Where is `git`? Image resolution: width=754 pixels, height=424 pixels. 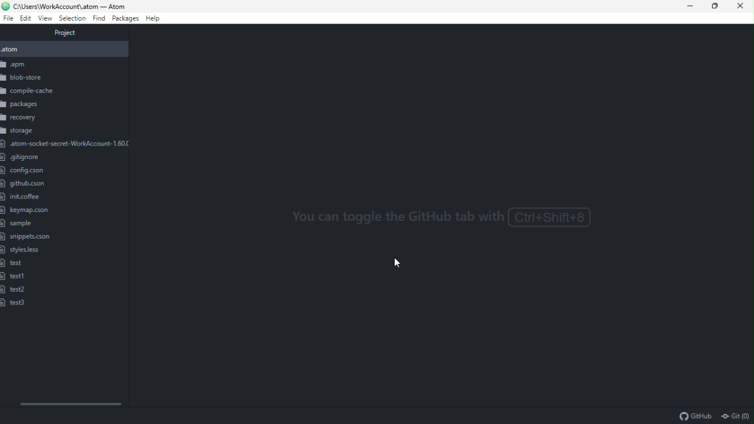 git is located at coordinates (736, 416).